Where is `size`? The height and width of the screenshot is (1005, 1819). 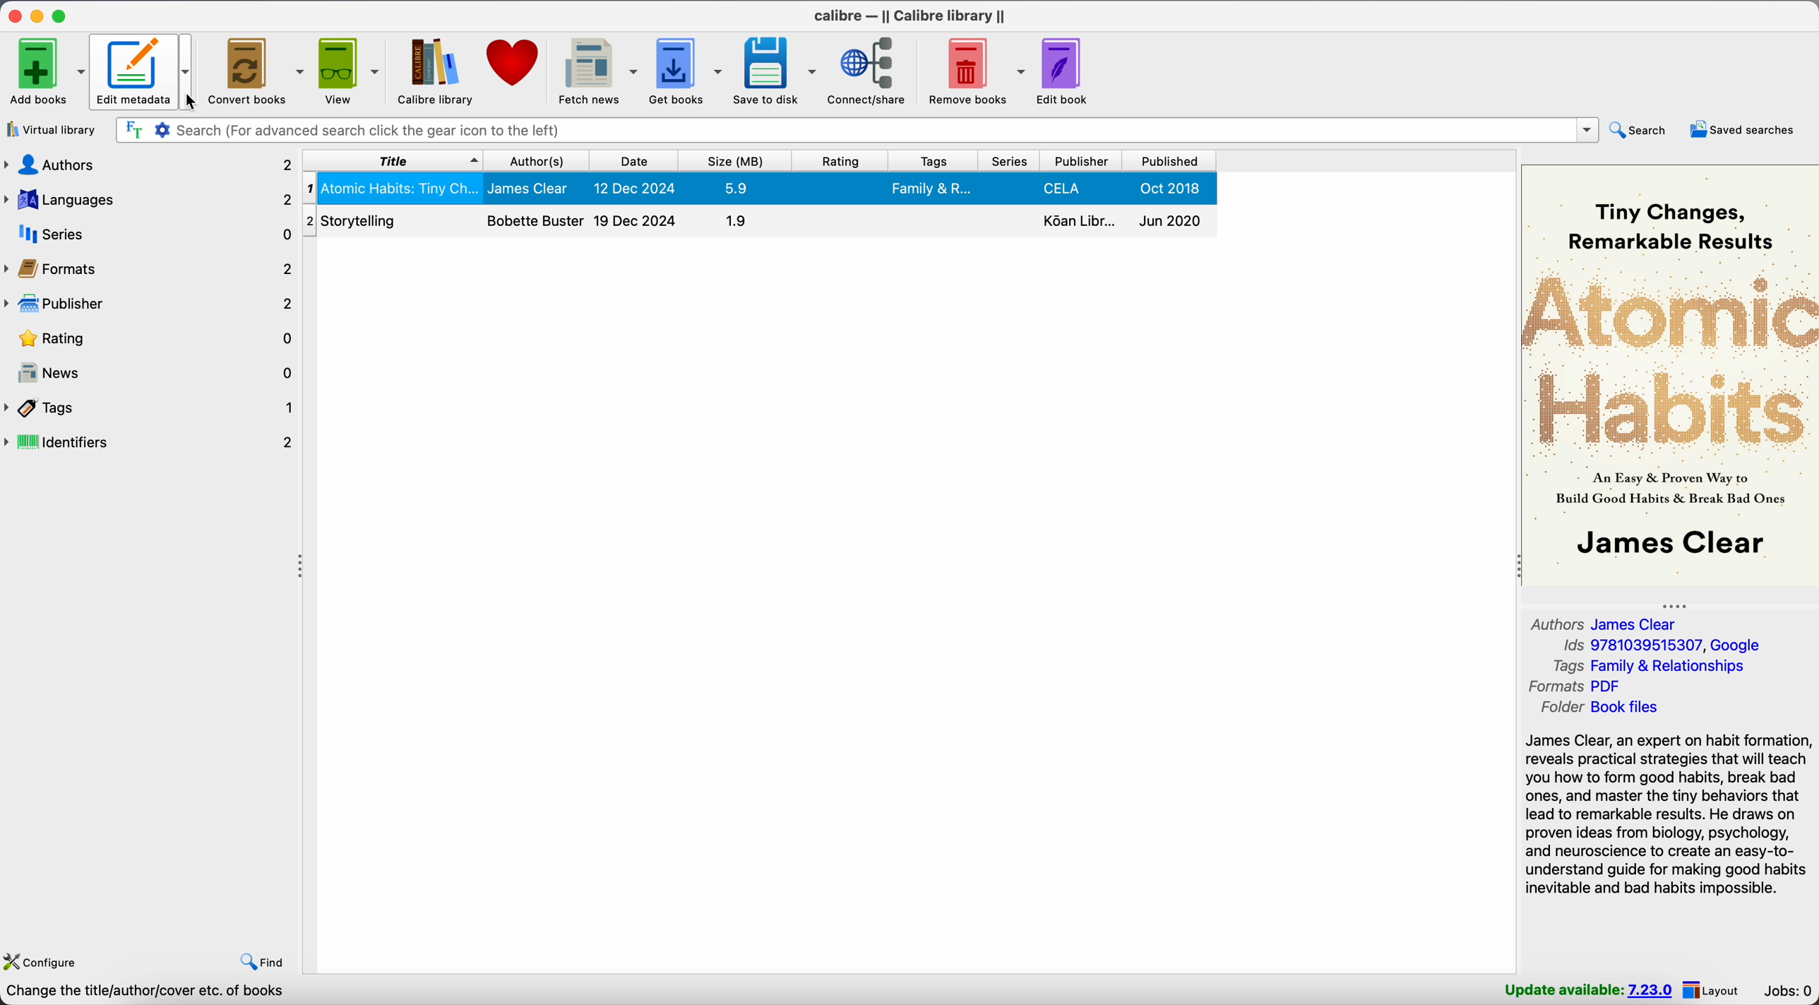
size is located at coordinates (736, 161).